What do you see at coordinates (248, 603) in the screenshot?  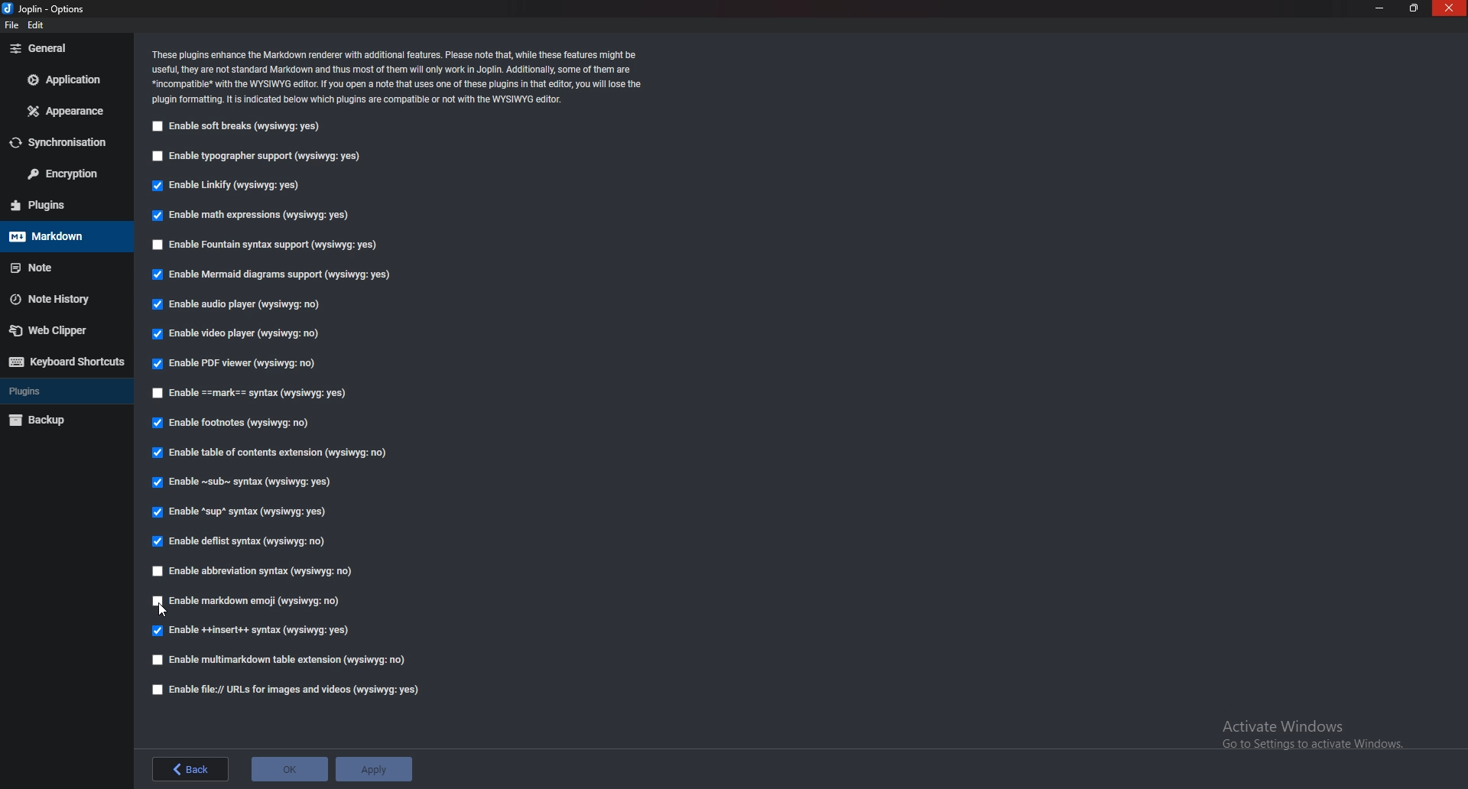 I see `Enable Markdown Emoji` at bounding box center [248, 603].